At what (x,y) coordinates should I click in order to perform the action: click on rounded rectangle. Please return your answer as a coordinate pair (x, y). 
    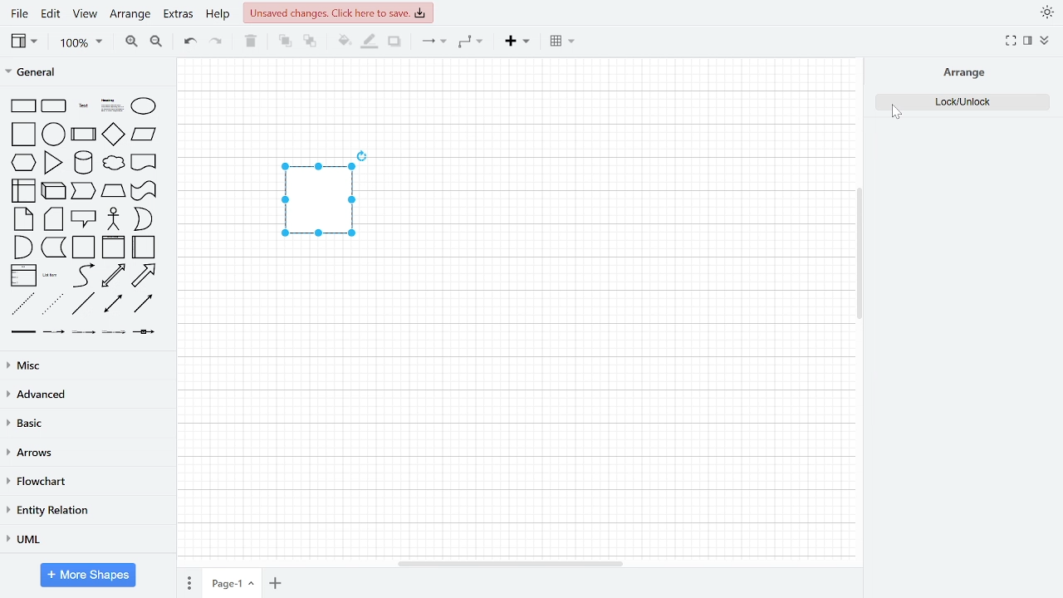
    Looking at the image, I should click on (55, 106).